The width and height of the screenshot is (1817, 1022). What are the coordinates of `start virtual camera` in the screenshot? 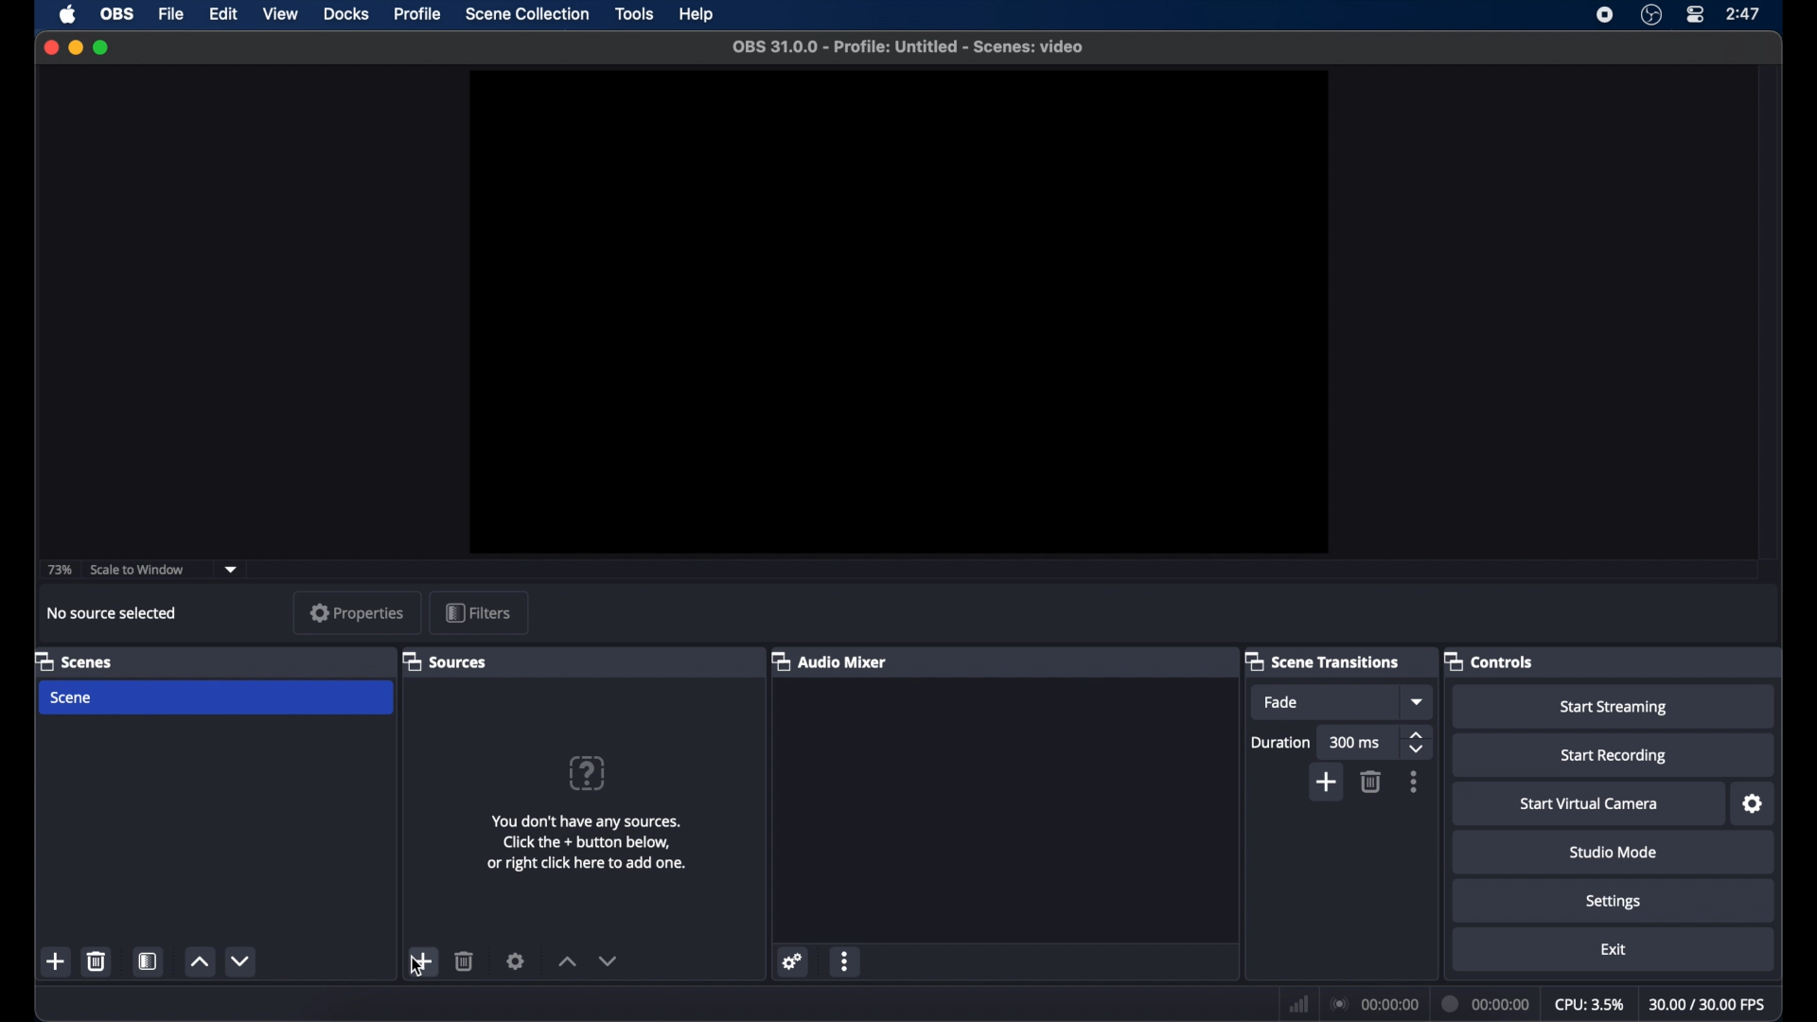 It's located at (1590, 804).